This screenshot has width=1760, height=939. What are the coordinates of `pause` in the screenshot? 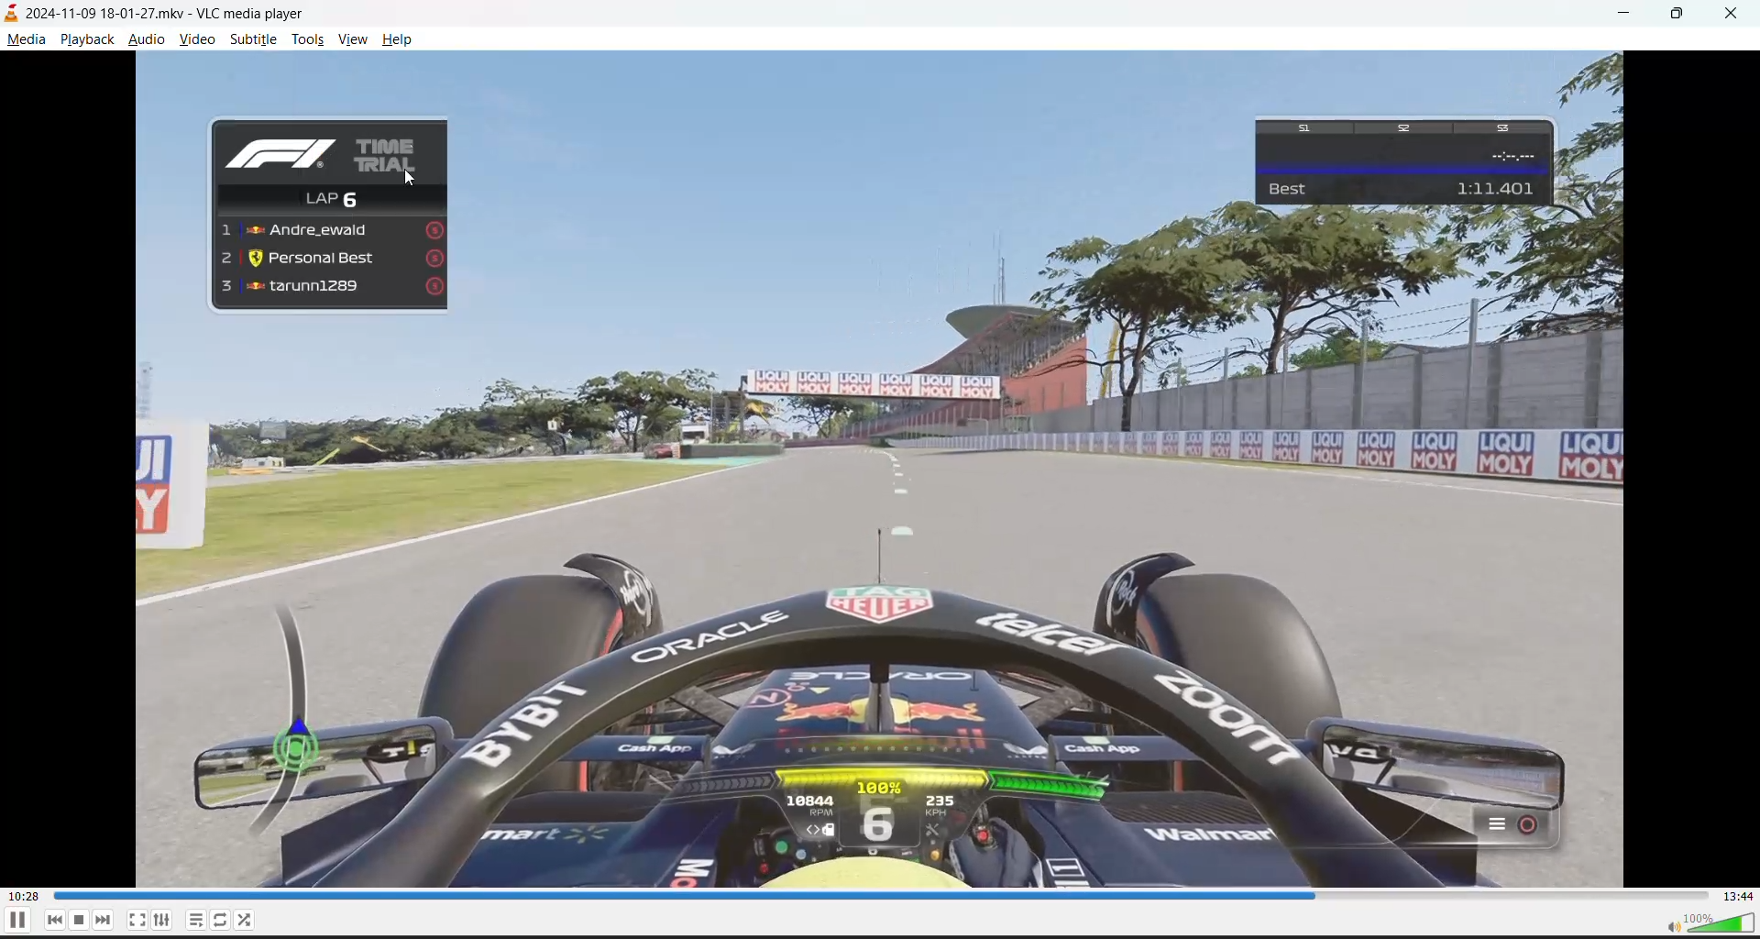 It's located at (15, 921).